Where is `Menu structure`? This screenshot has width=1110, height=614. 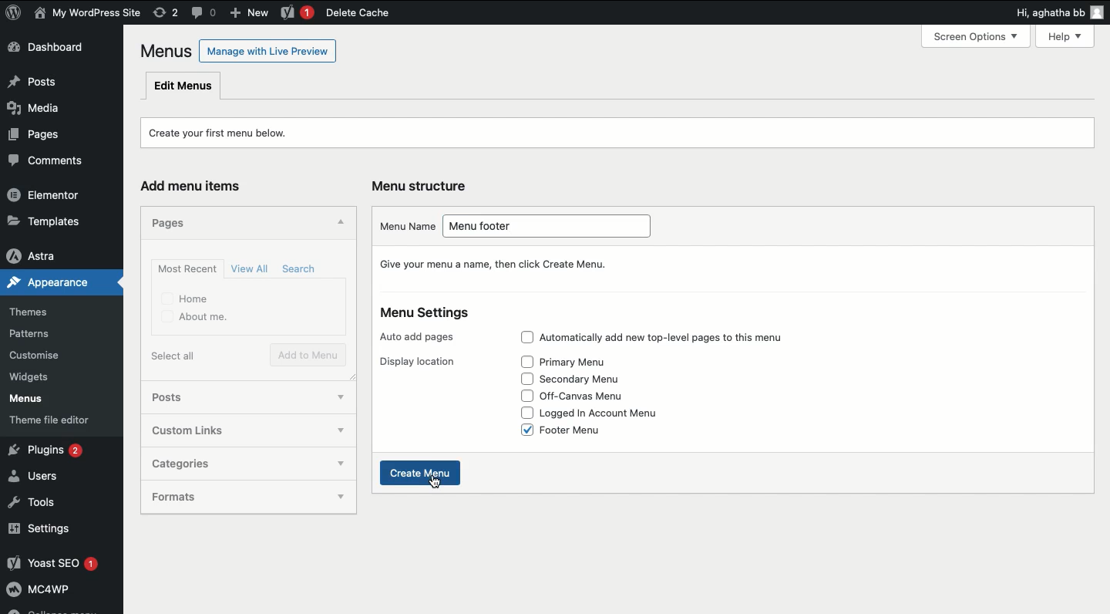
Menu structure is located at coordinates (422, 184).